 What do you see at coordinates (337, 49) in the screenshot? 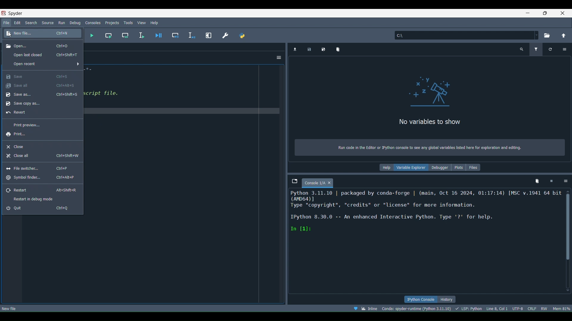
I see `Remove all variables` at bounding box center [337, 49].